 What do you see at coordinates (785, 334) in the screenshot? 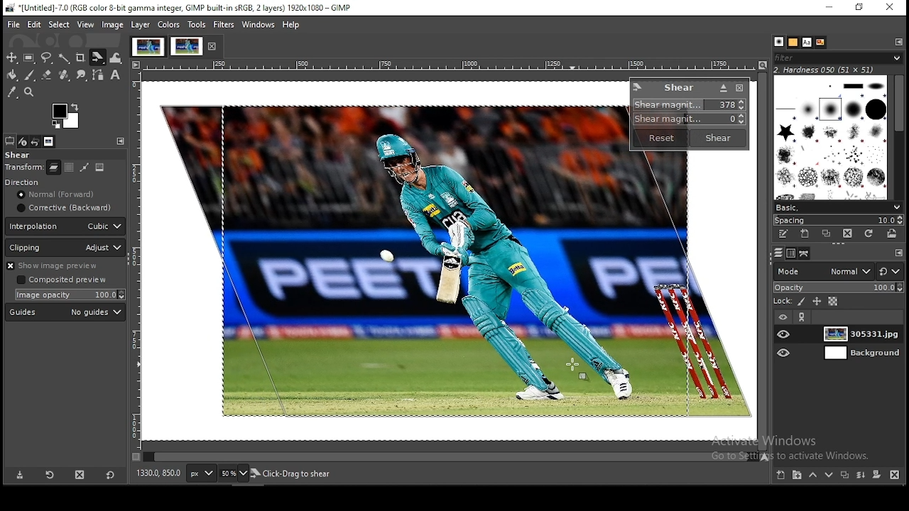
I see `layer visibility on/off` at bounding box center [785, 334].